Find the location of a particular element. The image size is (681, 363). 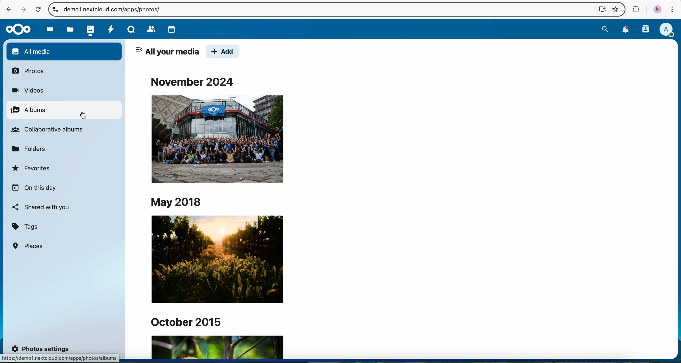

contacts is located at coordinates (644, 29).